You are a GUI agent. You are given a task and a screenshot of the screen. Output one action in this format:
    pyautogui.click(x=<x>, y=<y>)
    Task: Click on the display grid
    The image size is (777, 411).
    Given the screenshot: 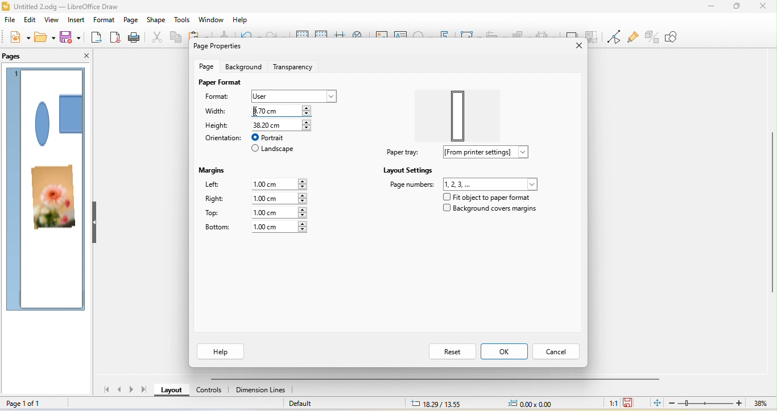 What is the action you would take?
    pyautogui.click(x=300, y=36)
    